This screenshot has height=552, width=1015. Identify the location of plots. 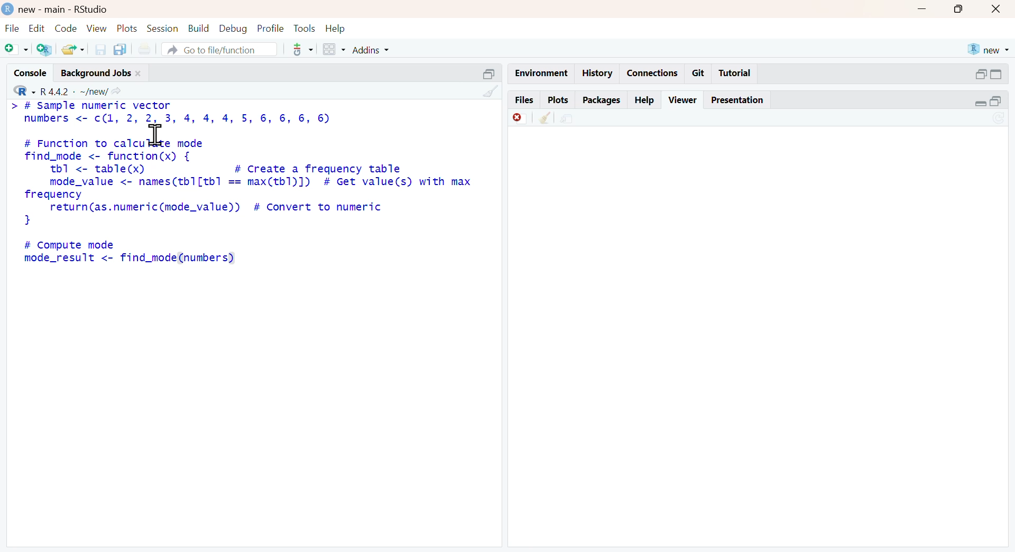
(558, 100).